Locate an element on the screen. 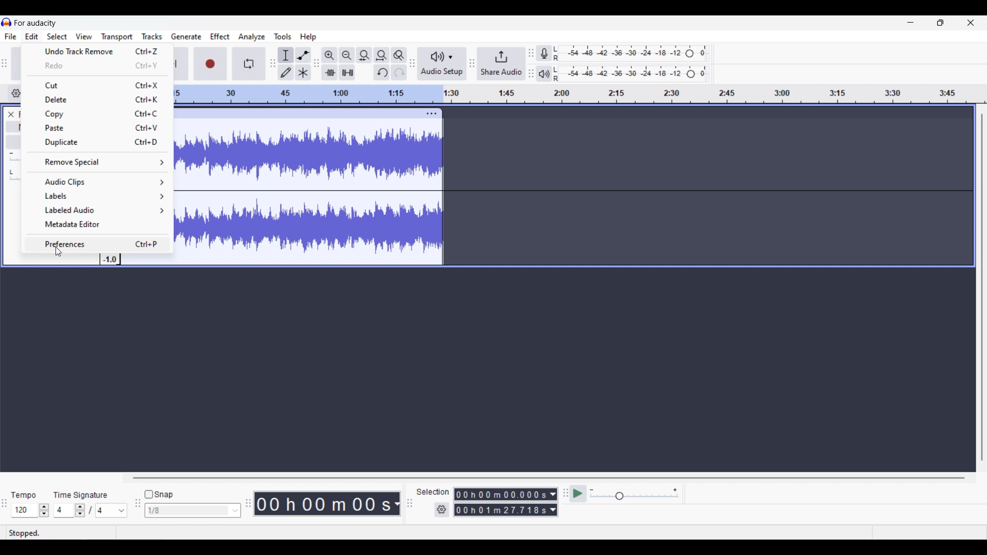 Image resolution: width=987 pixels, height=555 pixels. Snap options is located at coordinates (192, 511).